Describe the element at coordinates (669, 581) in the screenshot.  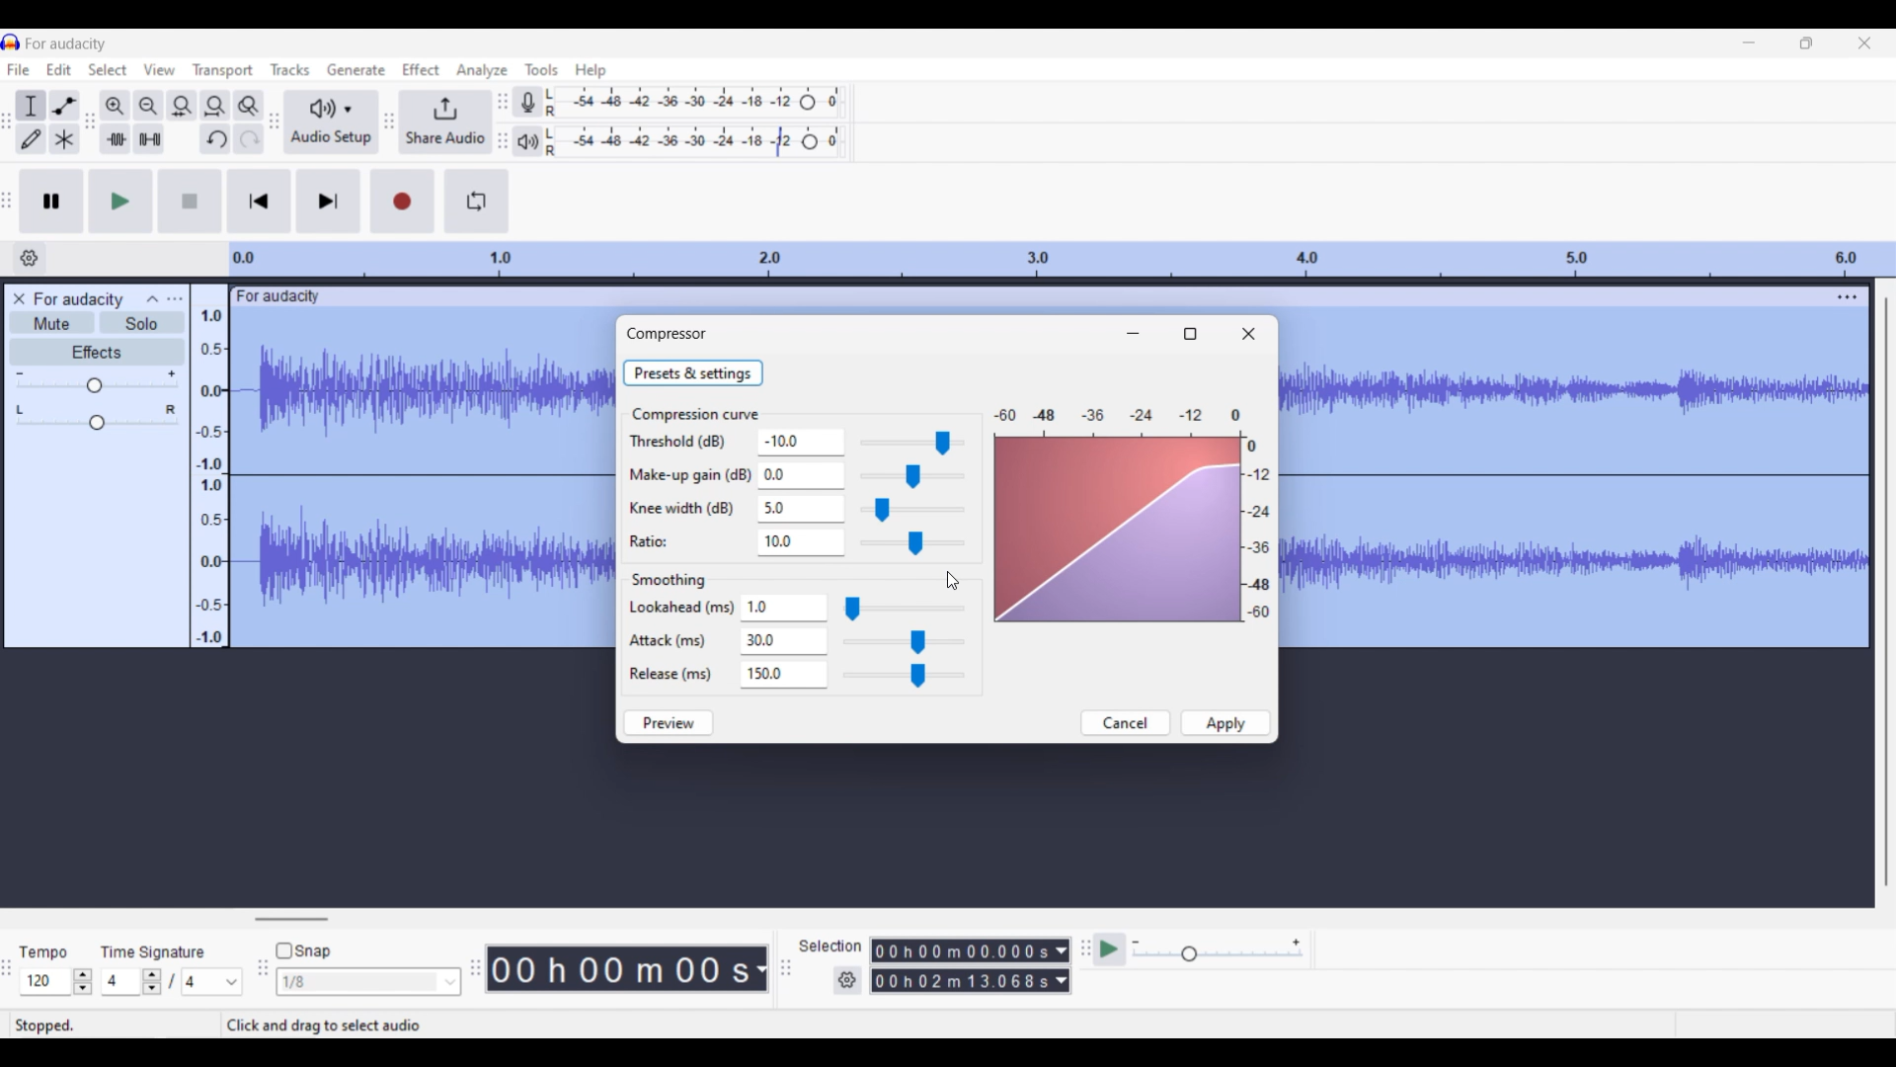
I see `Smoothing` at that location.